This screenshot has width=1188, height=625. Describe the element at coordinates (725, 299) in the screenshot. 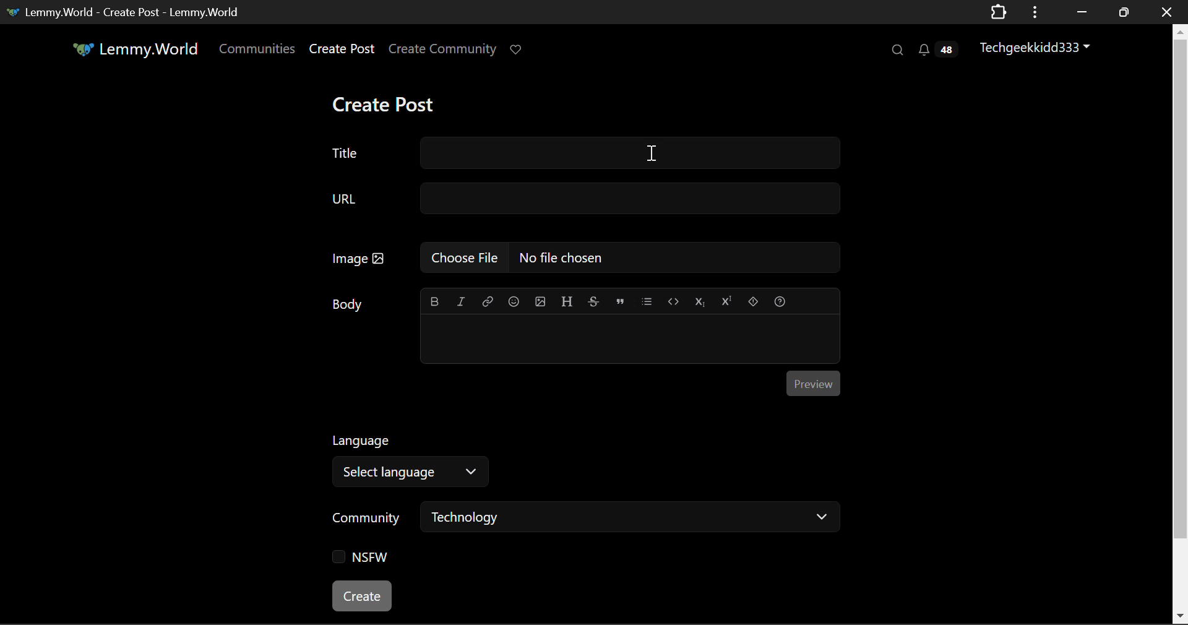

I see `superscript` at that location.